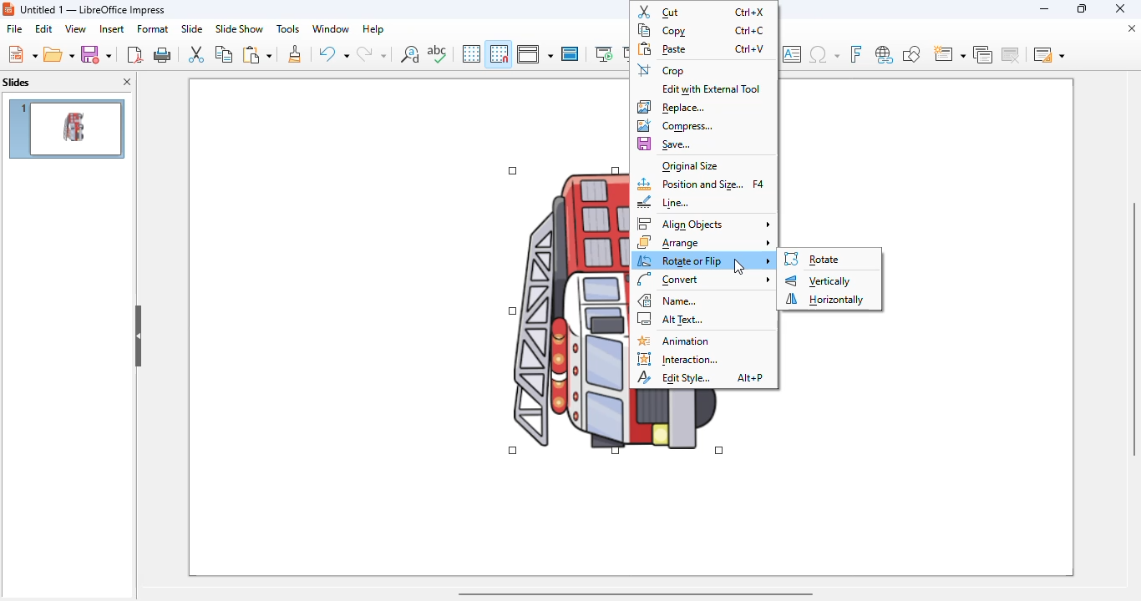  Describe the element at coordinates (791, 54) in the screenshot. I see `insert text box` at that location.